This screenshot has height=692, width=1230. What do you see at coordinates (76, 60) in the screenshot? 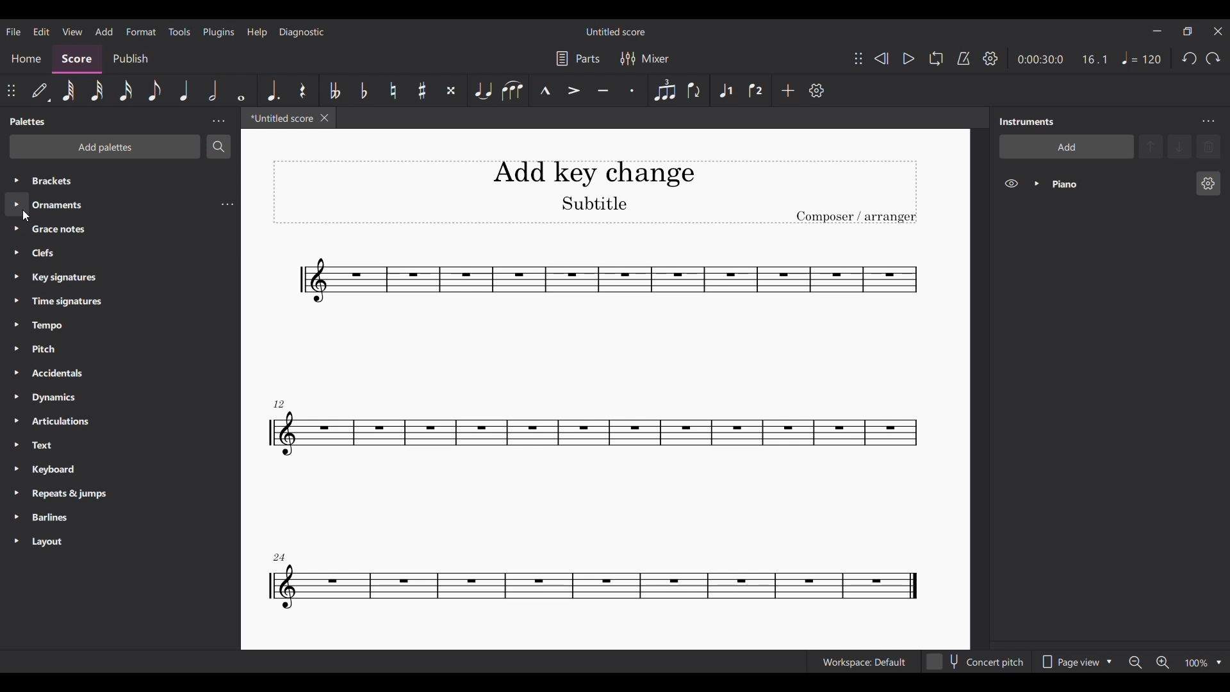
I see `Score section` at bounding box center [76, 60].